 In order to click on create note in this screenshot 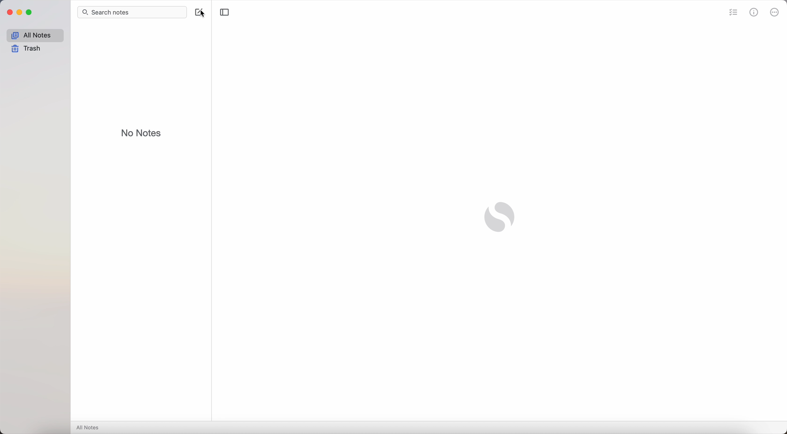, I will do `click(198, 11)`.